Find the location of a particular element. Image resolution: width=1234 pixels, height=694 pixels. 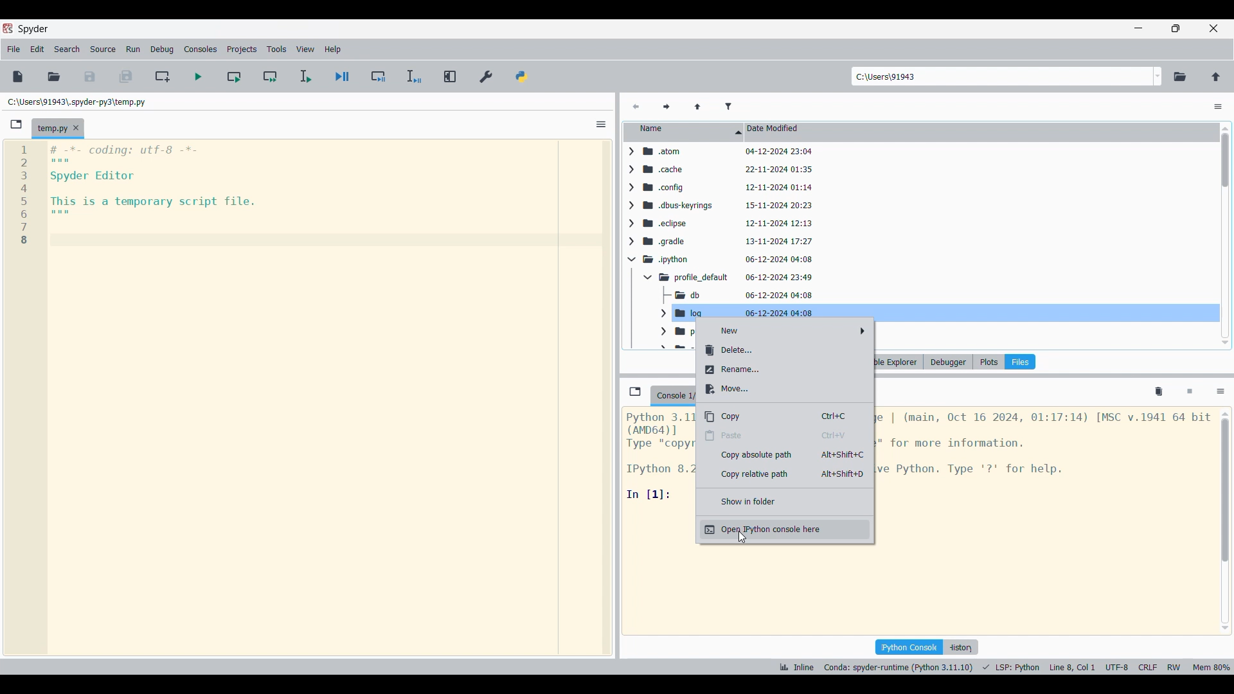

Interrupt kernel is located at coordinates (1190, 392).